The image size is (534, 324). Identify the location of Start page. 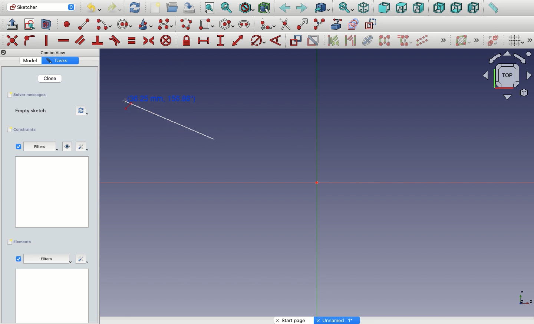
(294, 320).